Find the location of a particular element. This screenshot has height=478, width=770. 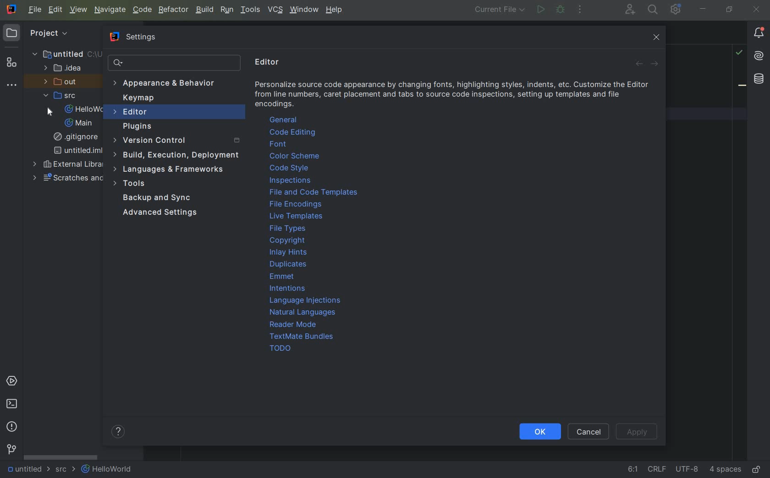

system name is located at coordinates (11, 9).